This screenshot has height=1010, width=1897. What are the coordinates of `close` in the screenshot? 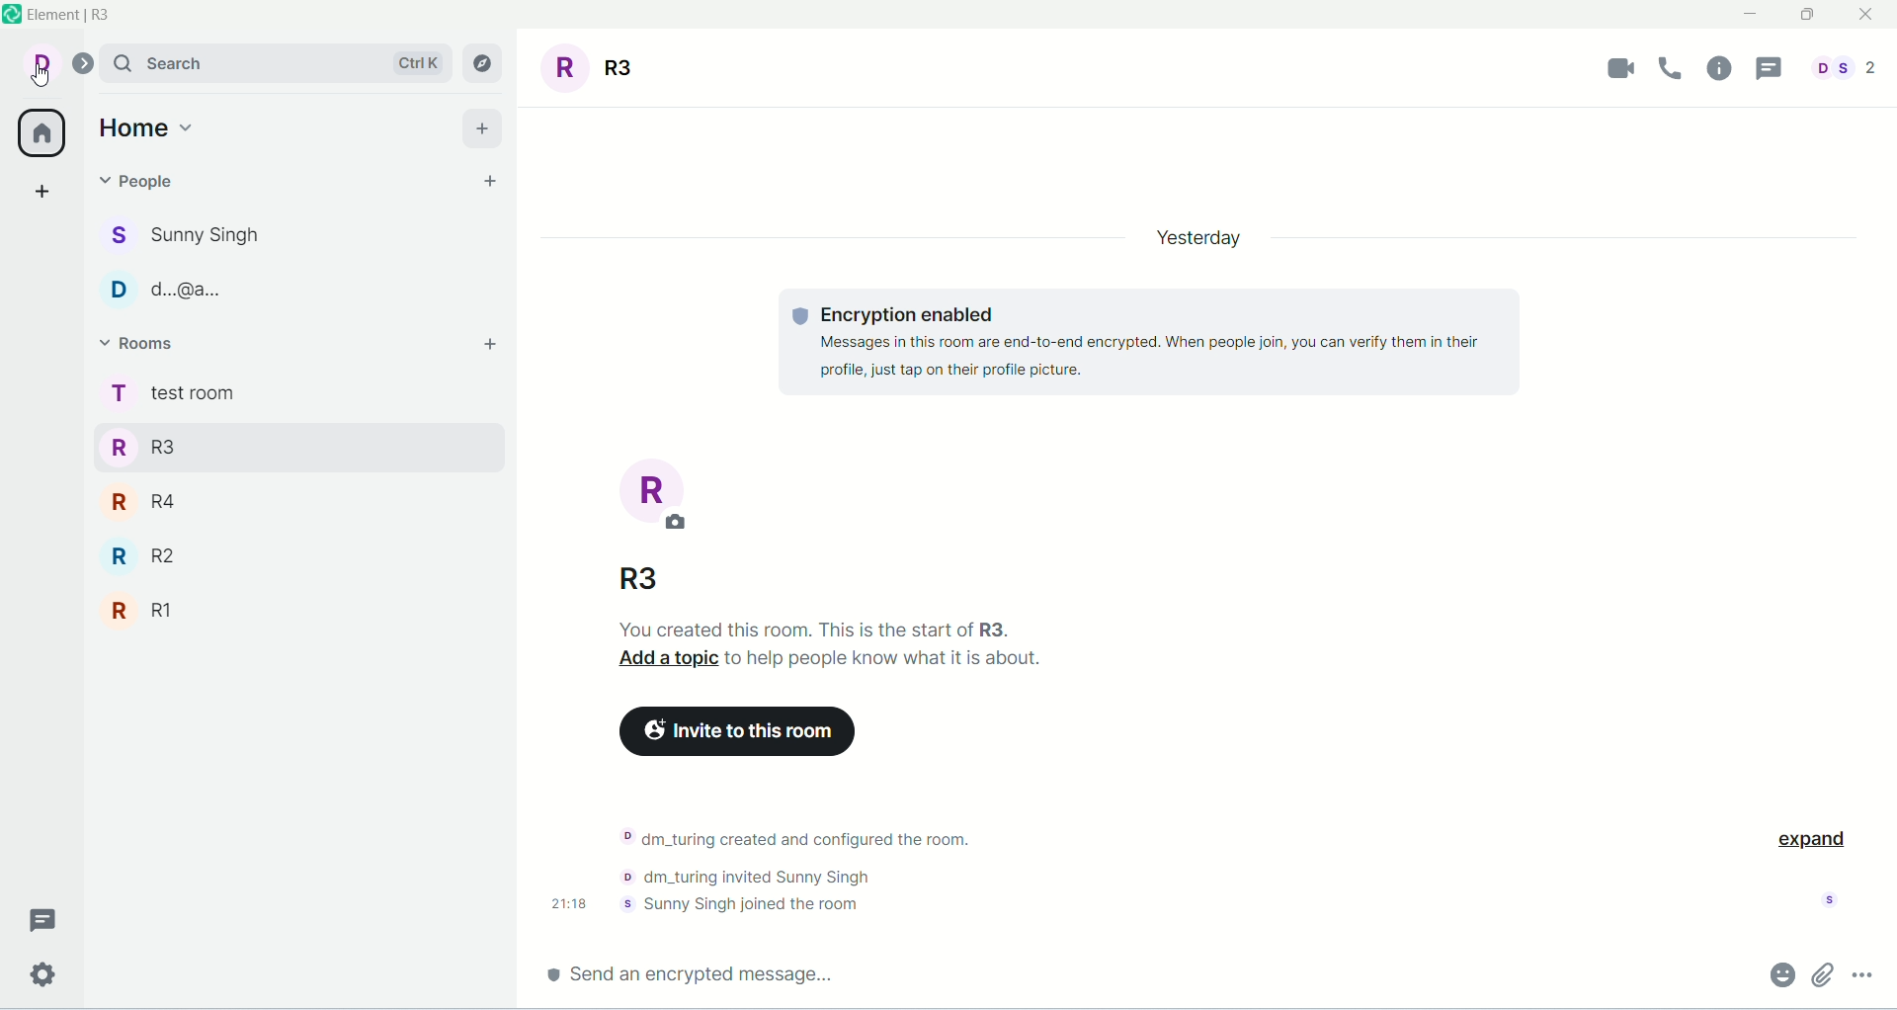 It's located at (1868, 16).